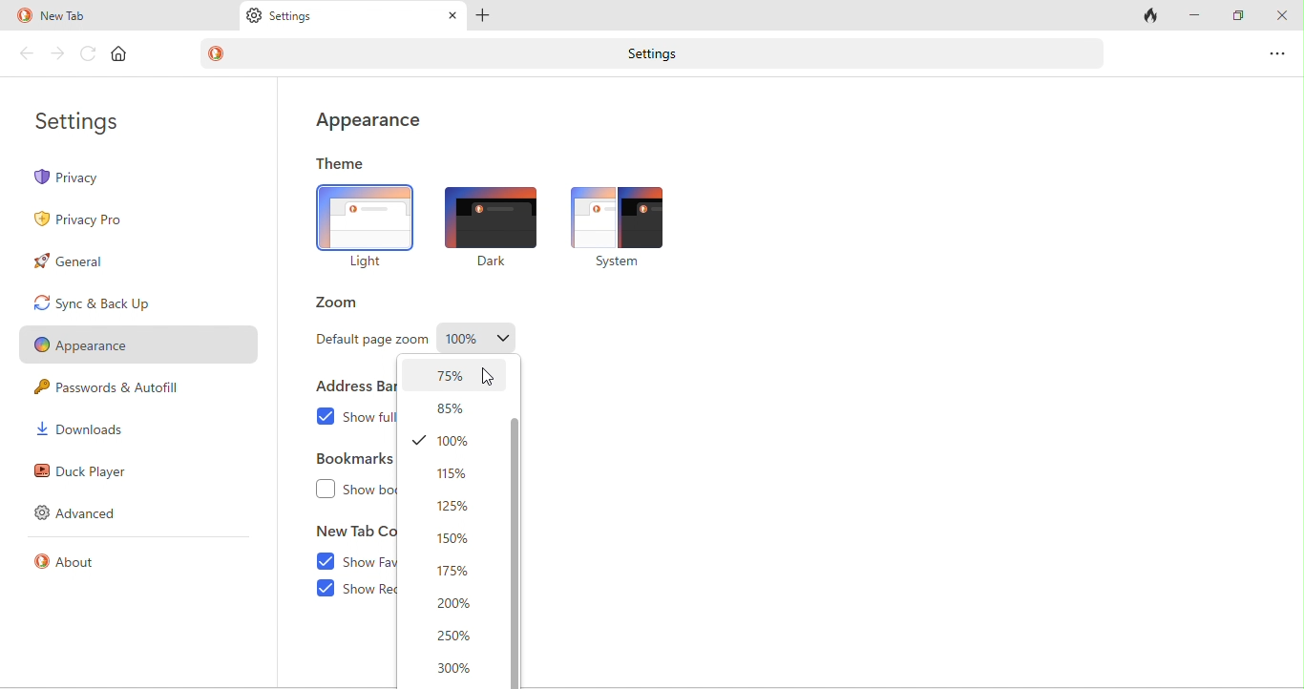  Describe the element at coordinates (493, 212) in the screenshot. I see `dark` at that location.